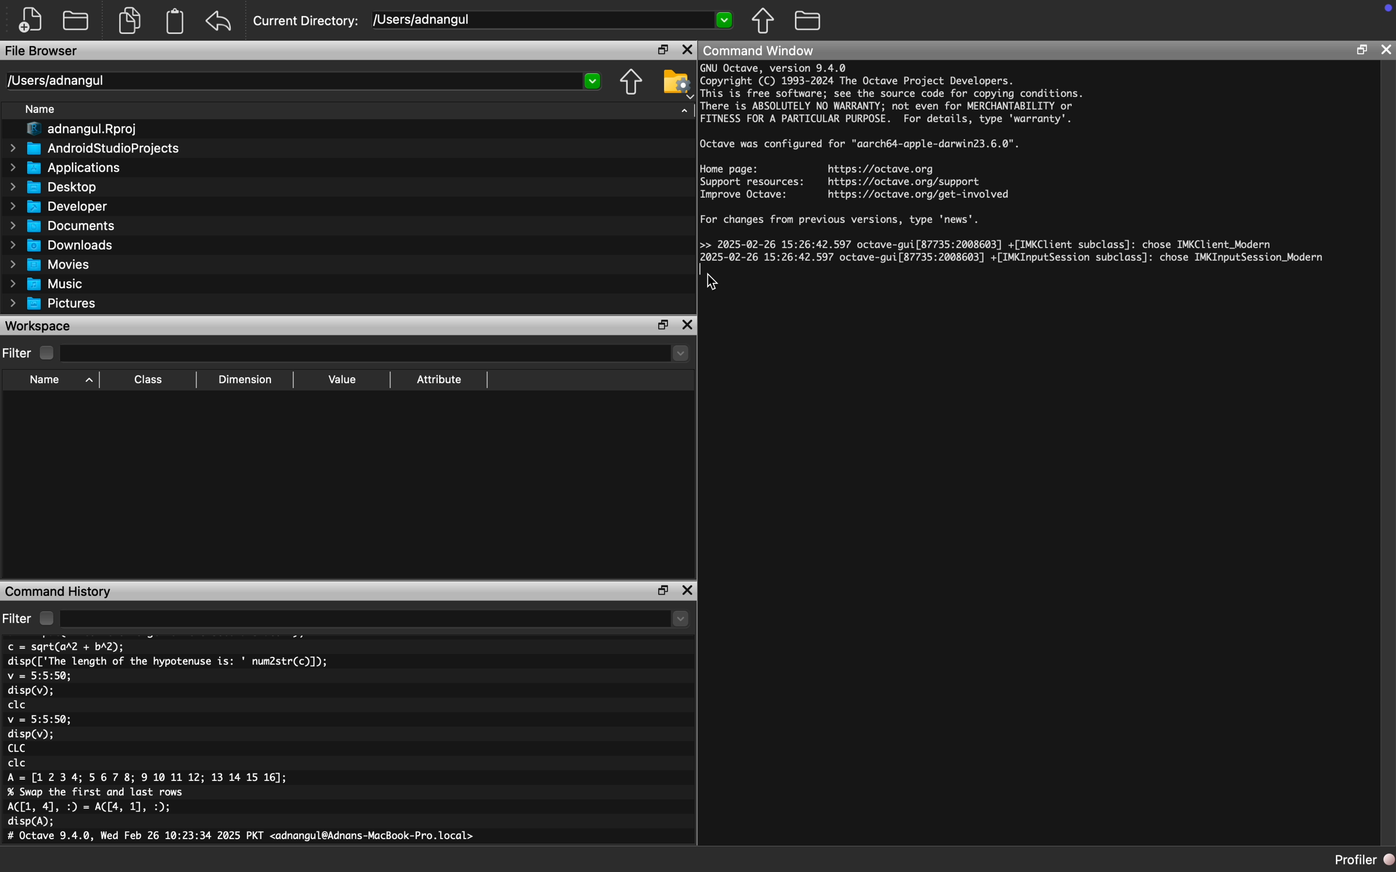  I want to click on Folder, so click(77, 20).